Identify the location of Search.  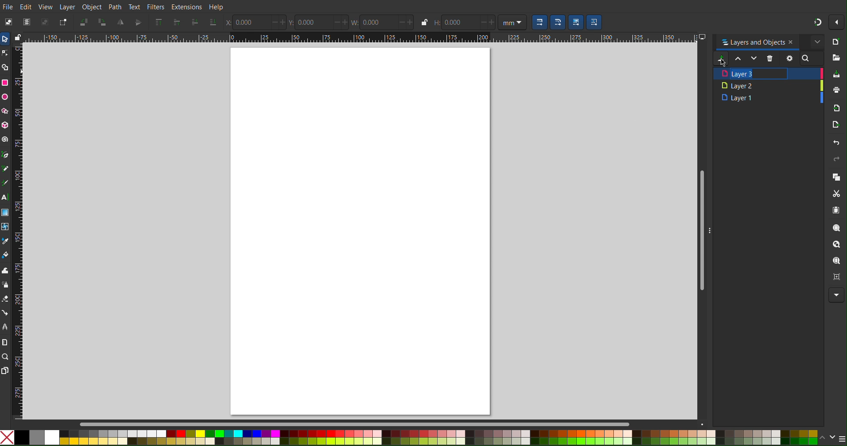
(811, 58).